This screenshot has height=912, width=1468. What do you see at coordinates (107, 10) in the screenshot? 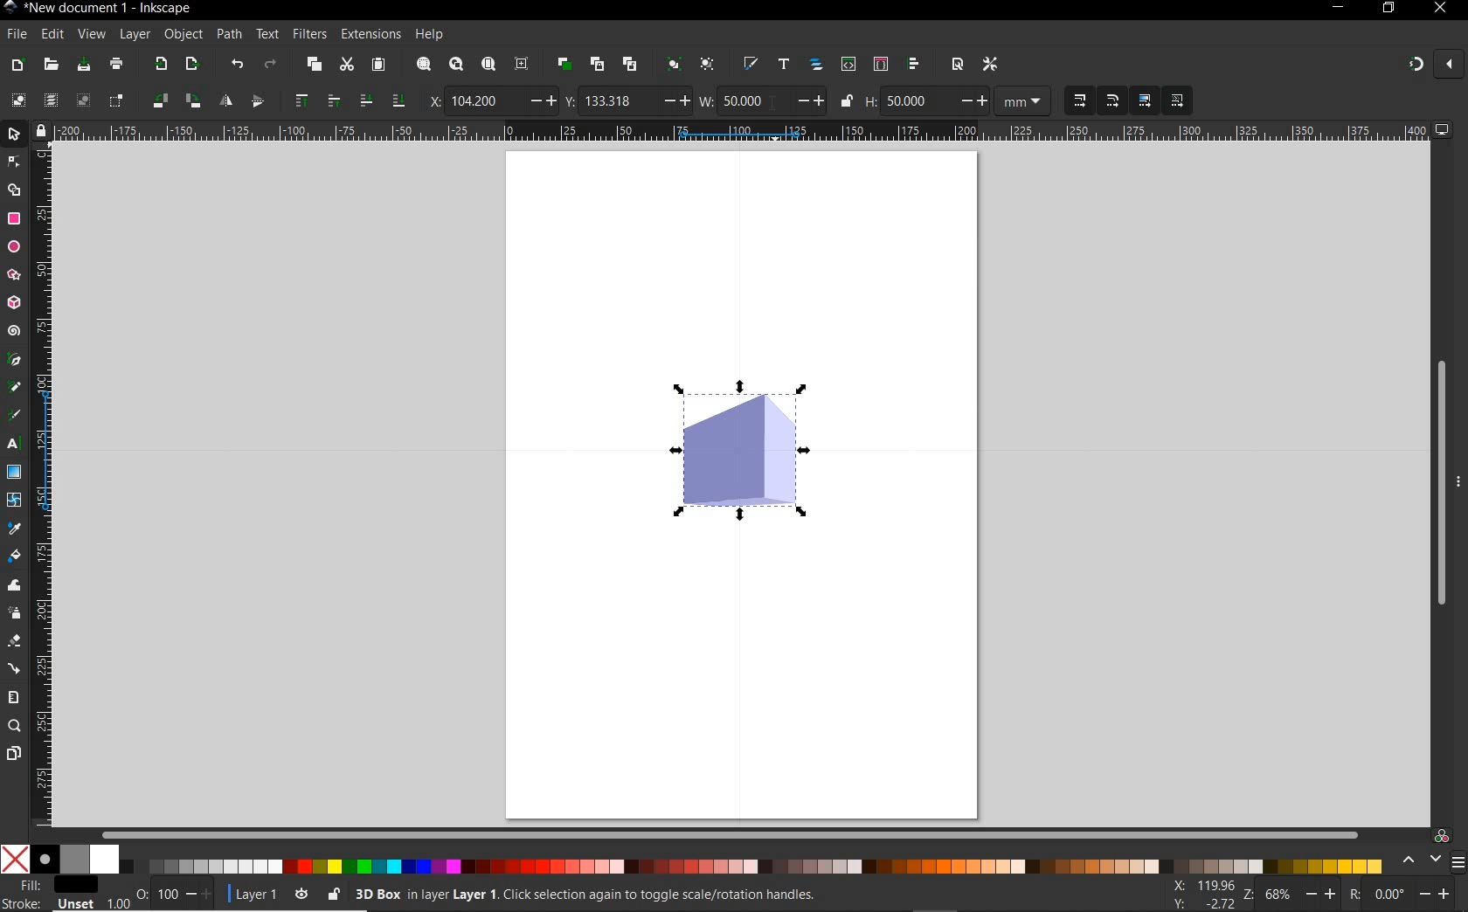
I see `title` at bounding box center [107, 10].